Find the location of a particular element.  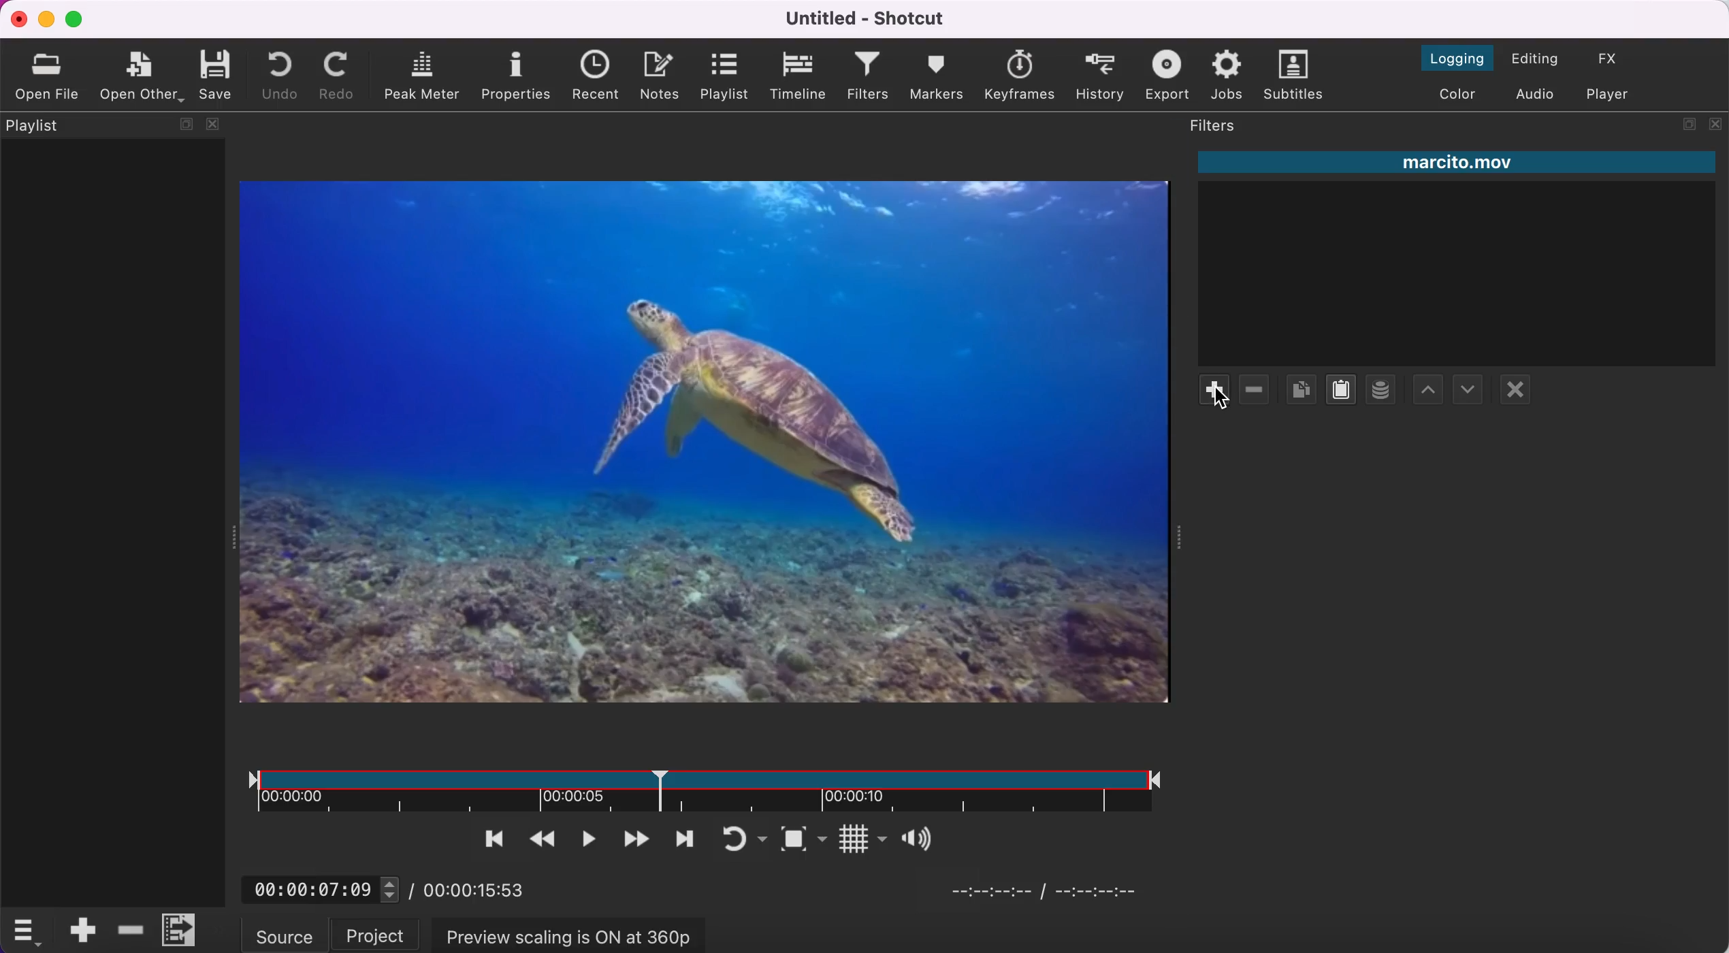

clip is located at coordinates (707, 451).